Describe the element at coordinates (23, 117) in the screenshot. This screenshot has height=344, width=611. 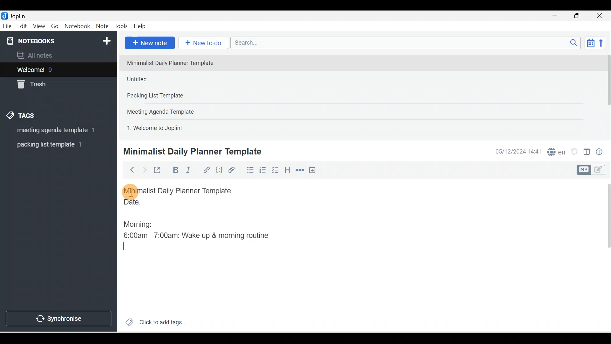
I see `Tags` at that location.